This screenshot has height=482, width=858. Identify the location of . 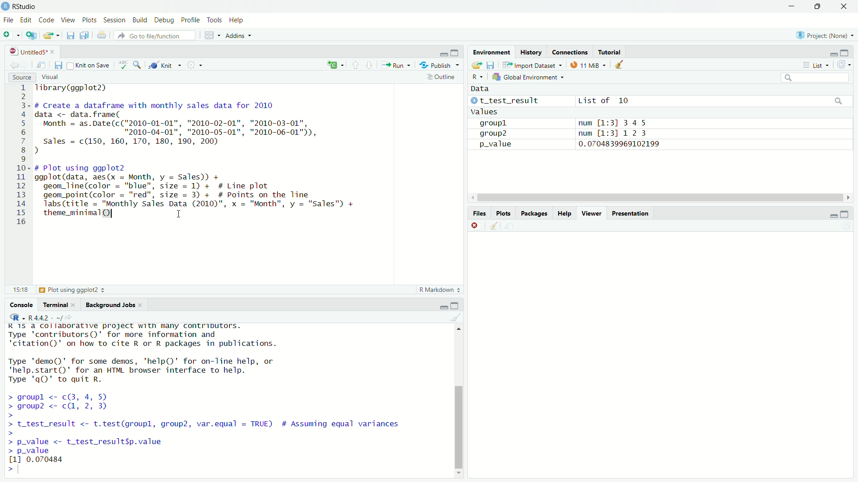
(812, 77).